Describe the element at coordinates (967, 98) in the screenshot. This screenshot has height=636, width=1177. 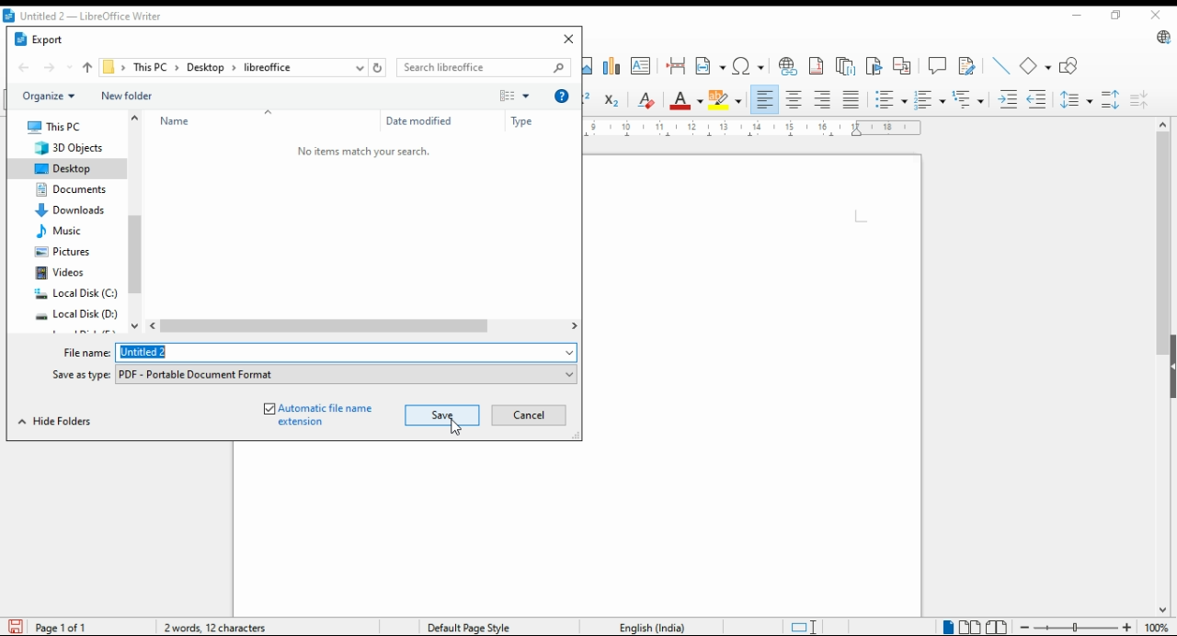
I see `select outline format` at that location.